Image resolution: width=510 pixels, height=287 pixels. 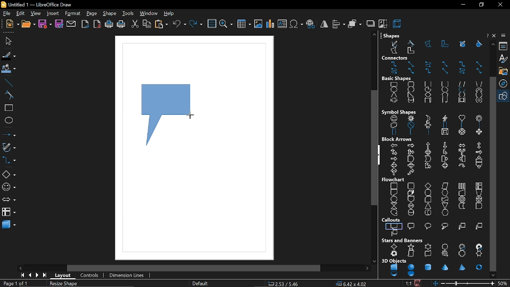 What do you see at coordinates (463, 44) in the screenshot?
I see `free form line filled` at bounding box center [463, 44].